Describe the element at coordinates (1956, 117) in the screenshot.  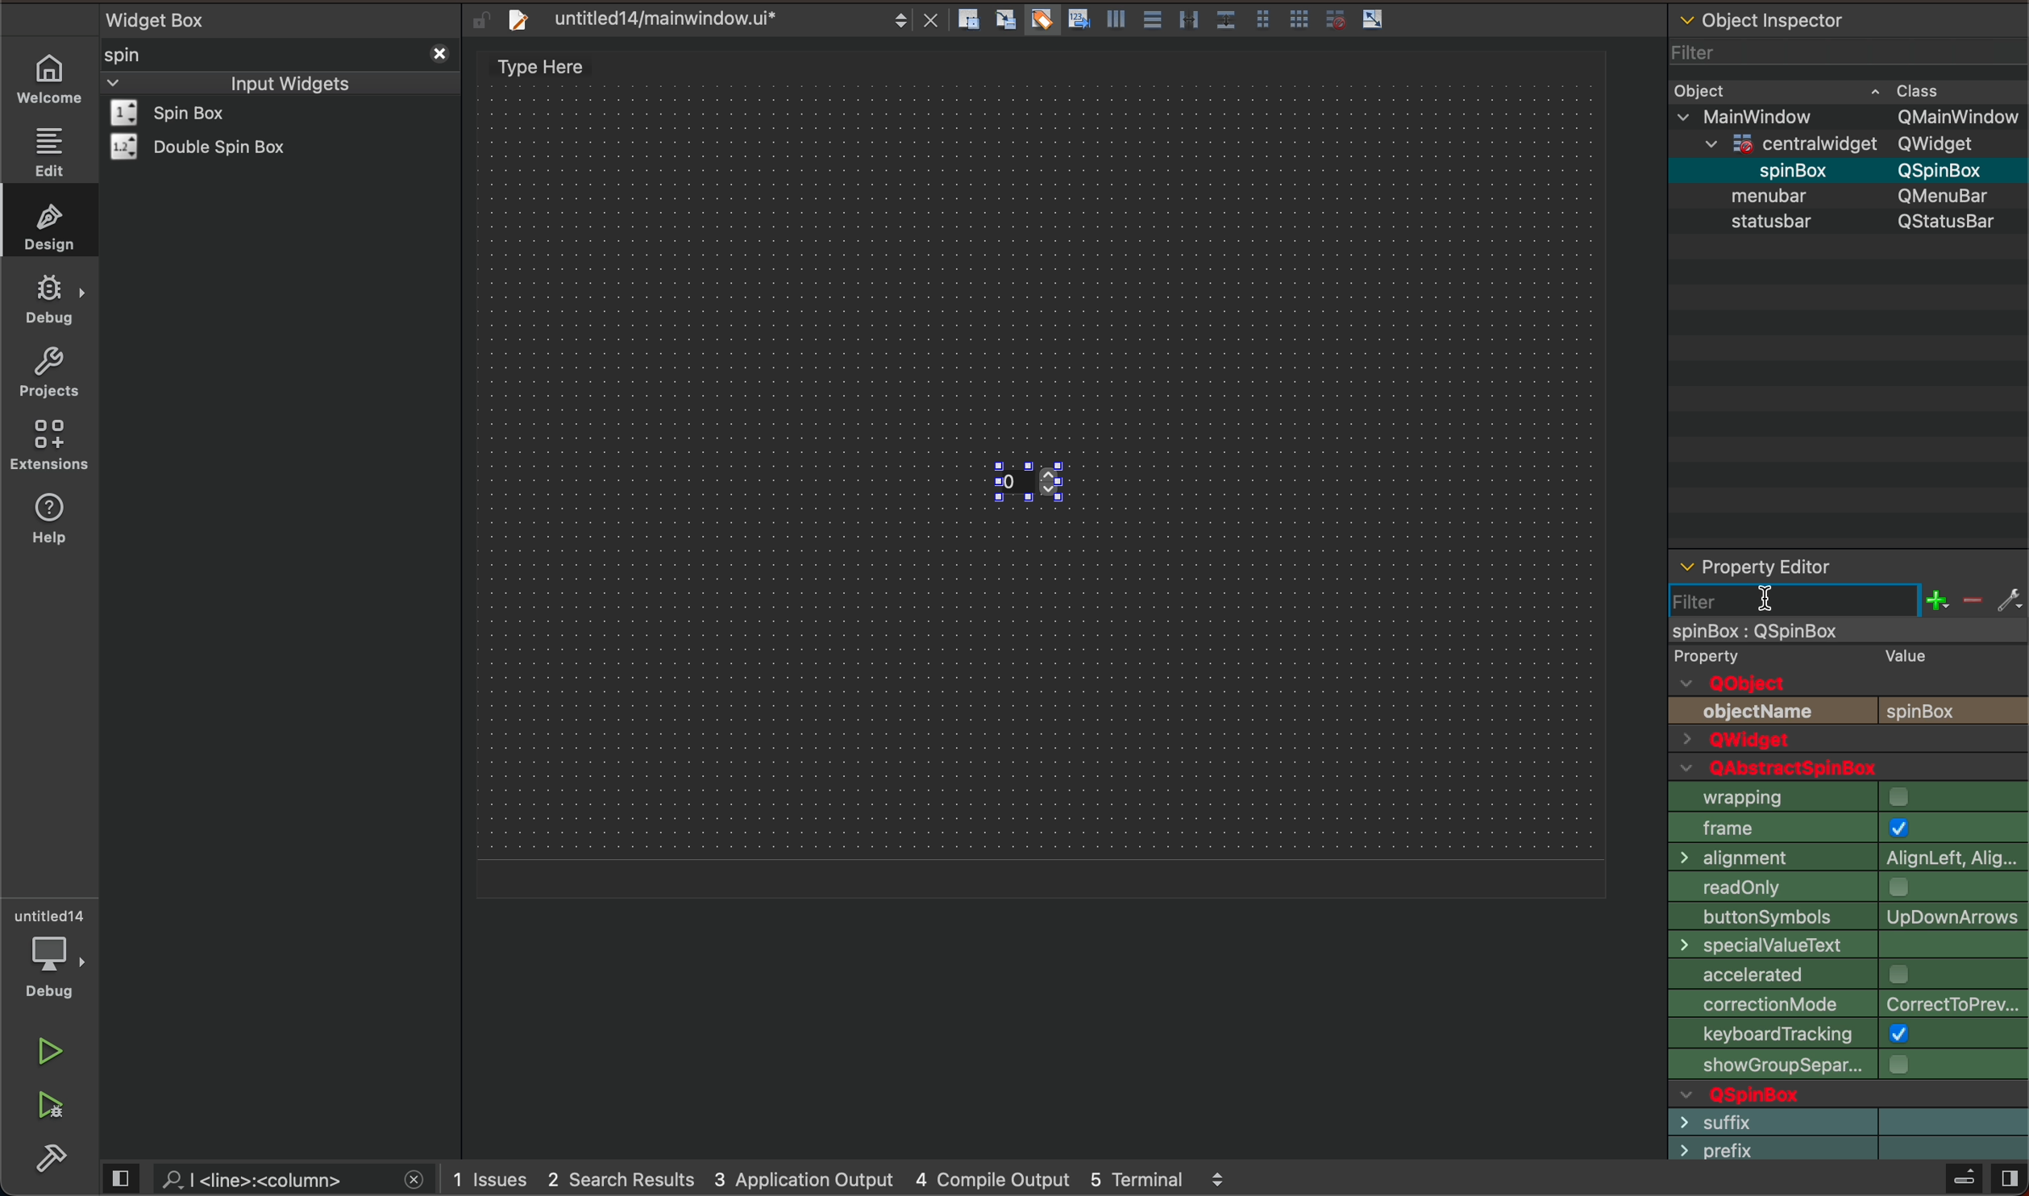
I see `` at that location.